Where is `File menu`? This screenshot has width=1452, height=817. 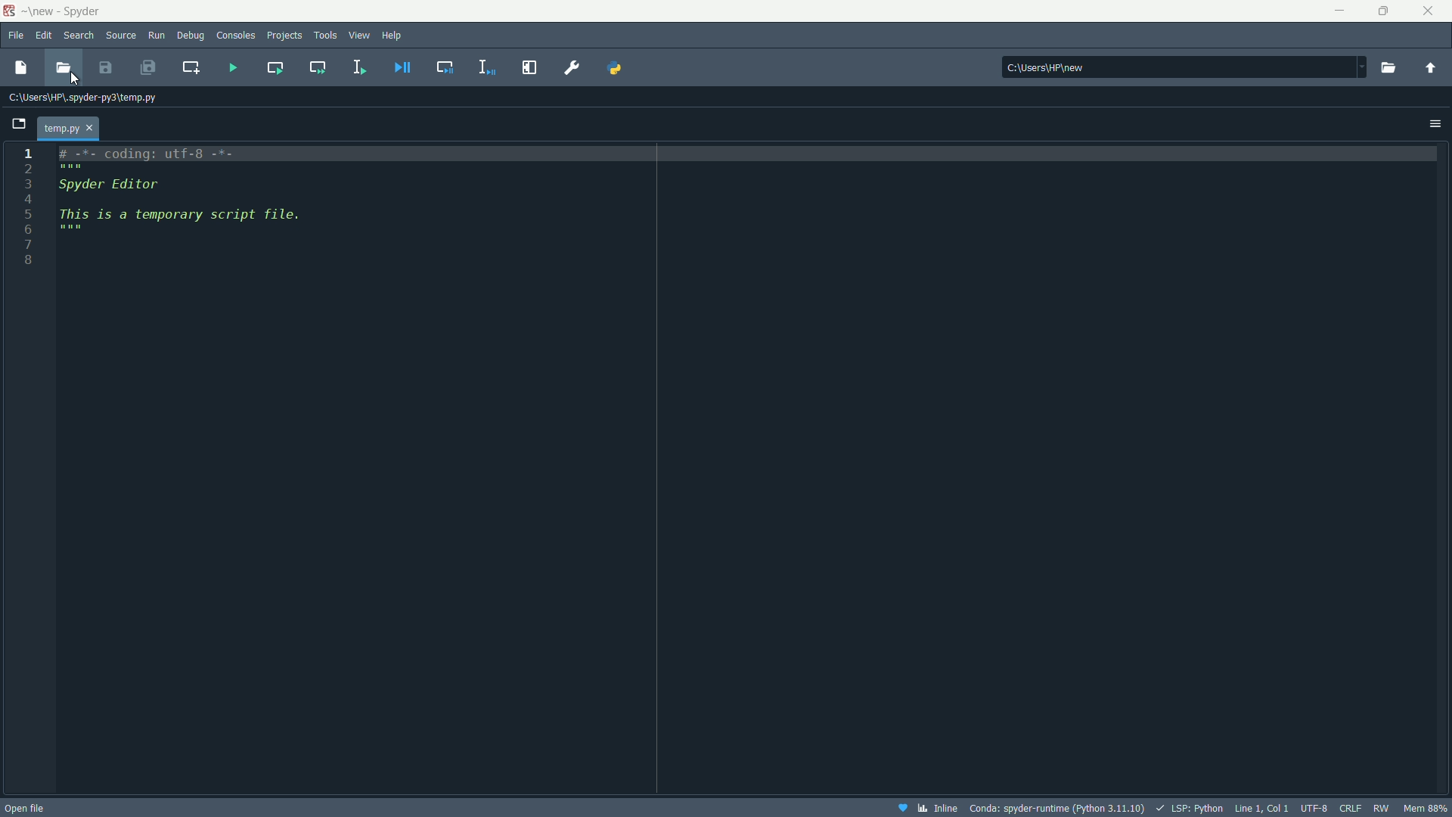
File menu is located at coordinates (17, 35).